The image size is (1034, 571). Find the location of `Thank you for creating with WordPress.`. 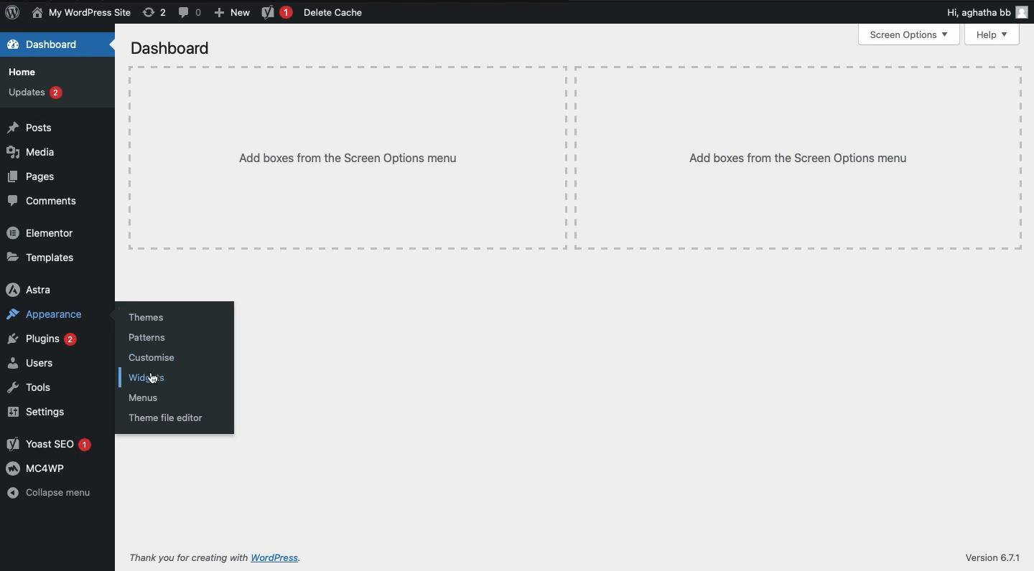

Thank you for creating with WordPress. is located at coordinates (228, 559).